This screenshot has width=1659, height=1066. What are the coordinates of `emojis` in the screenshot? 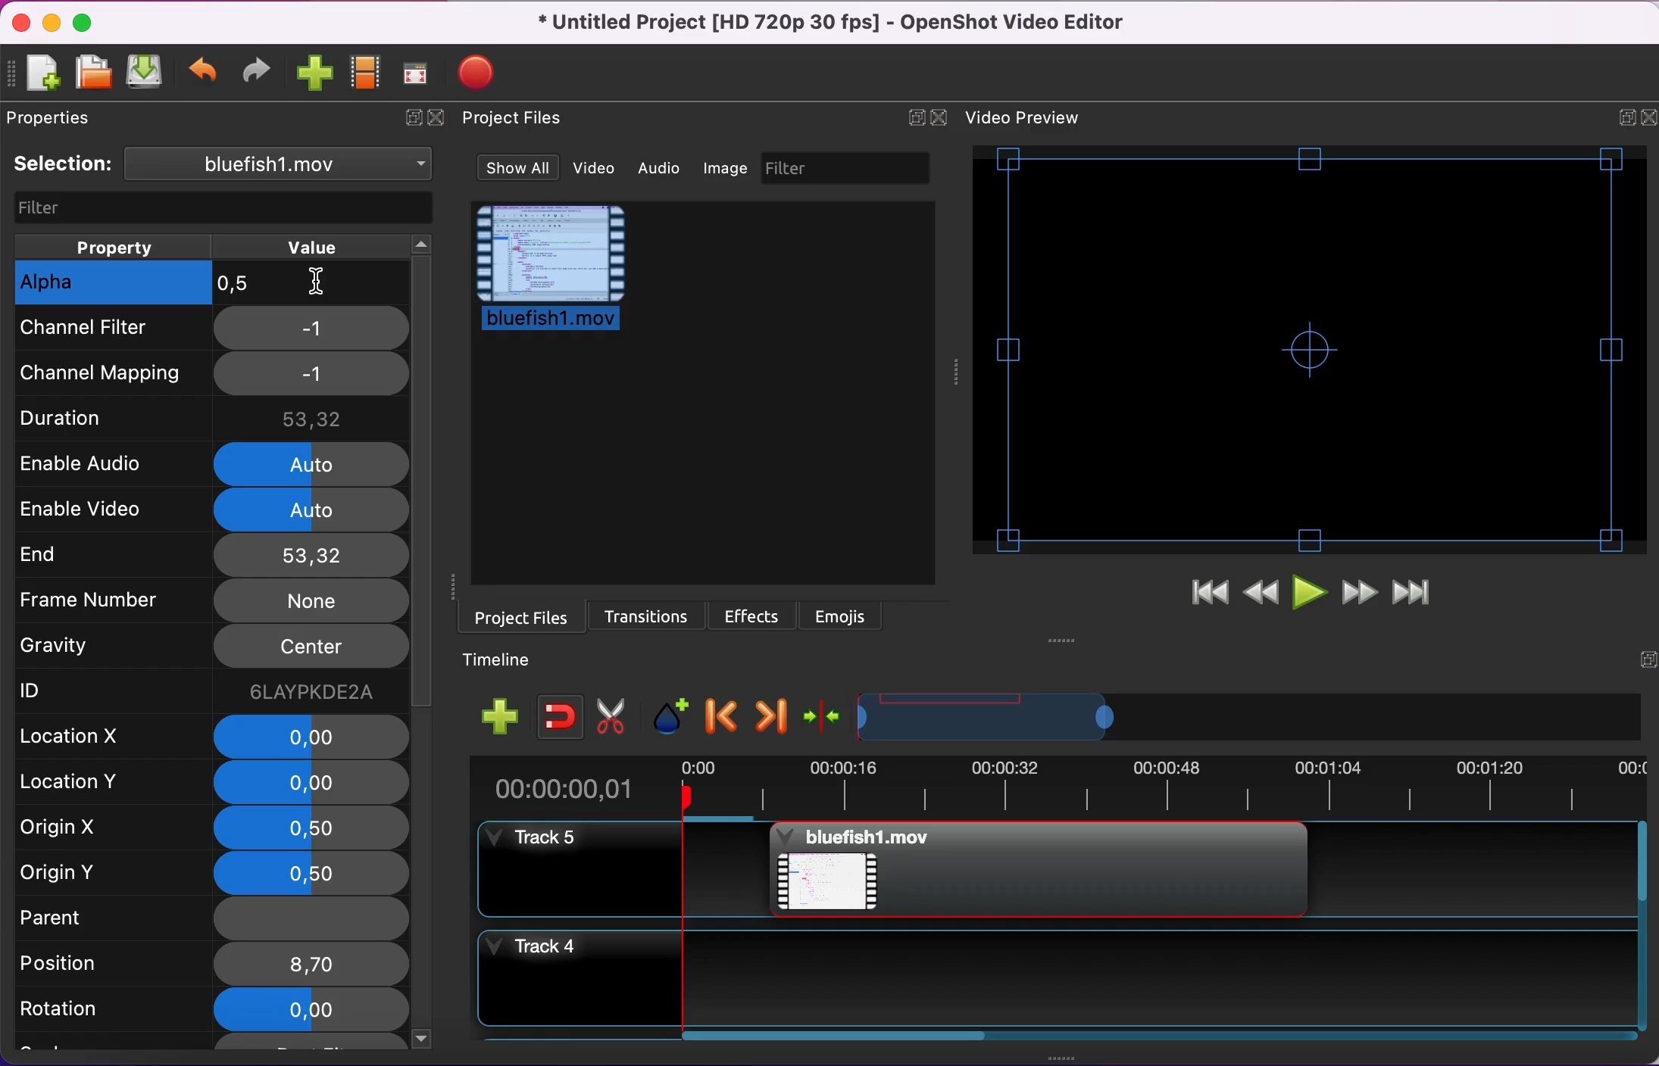 It's located at (843, 614).